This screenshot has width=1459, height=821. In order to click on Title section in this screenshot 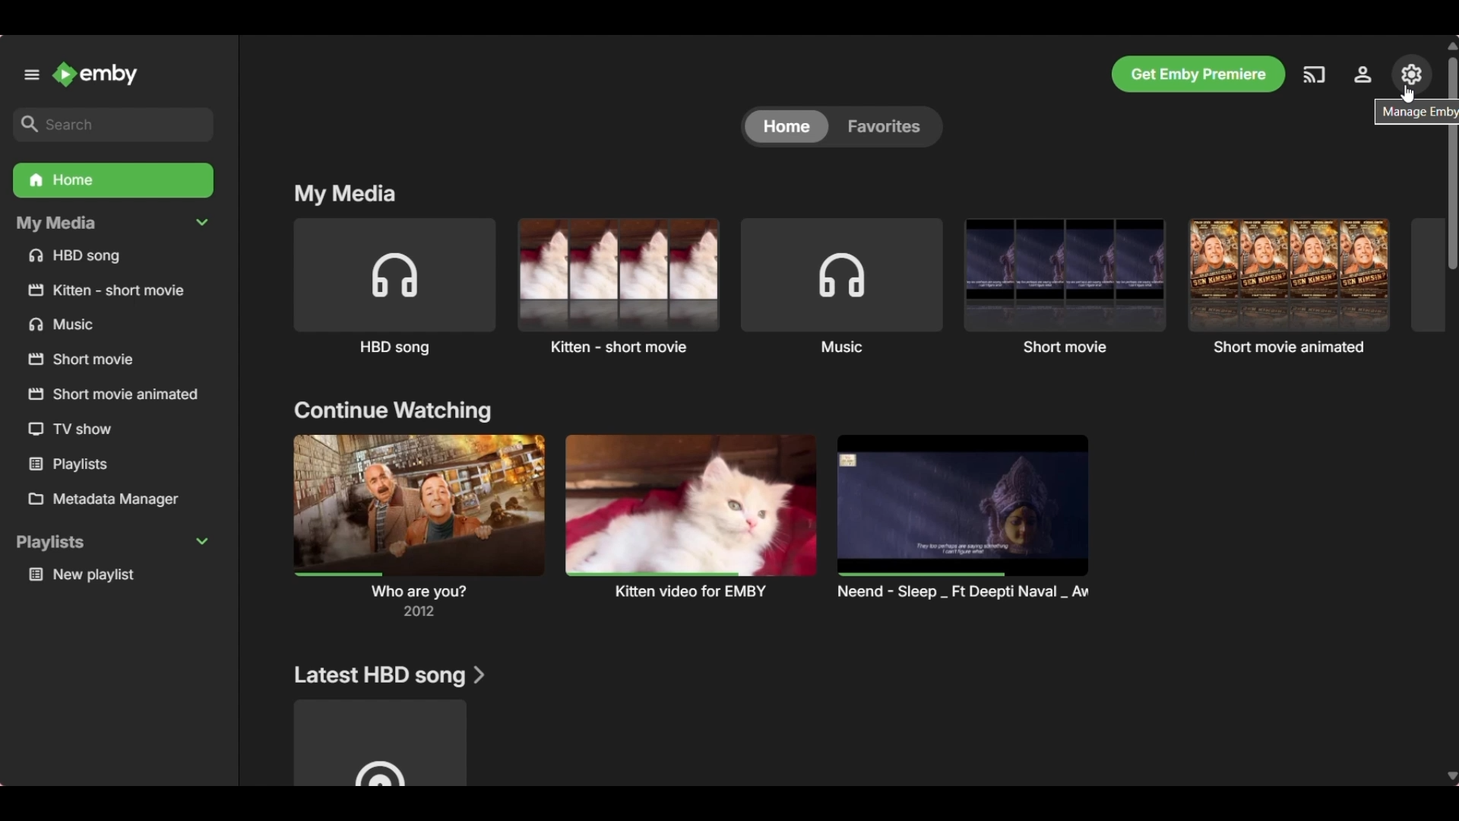, I will do `click(394, 412)`.